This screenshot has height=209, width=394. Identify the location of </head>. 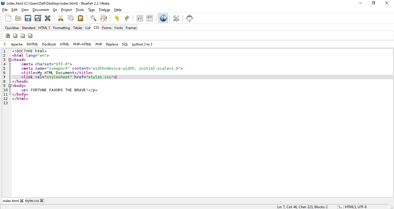
(20, 81).